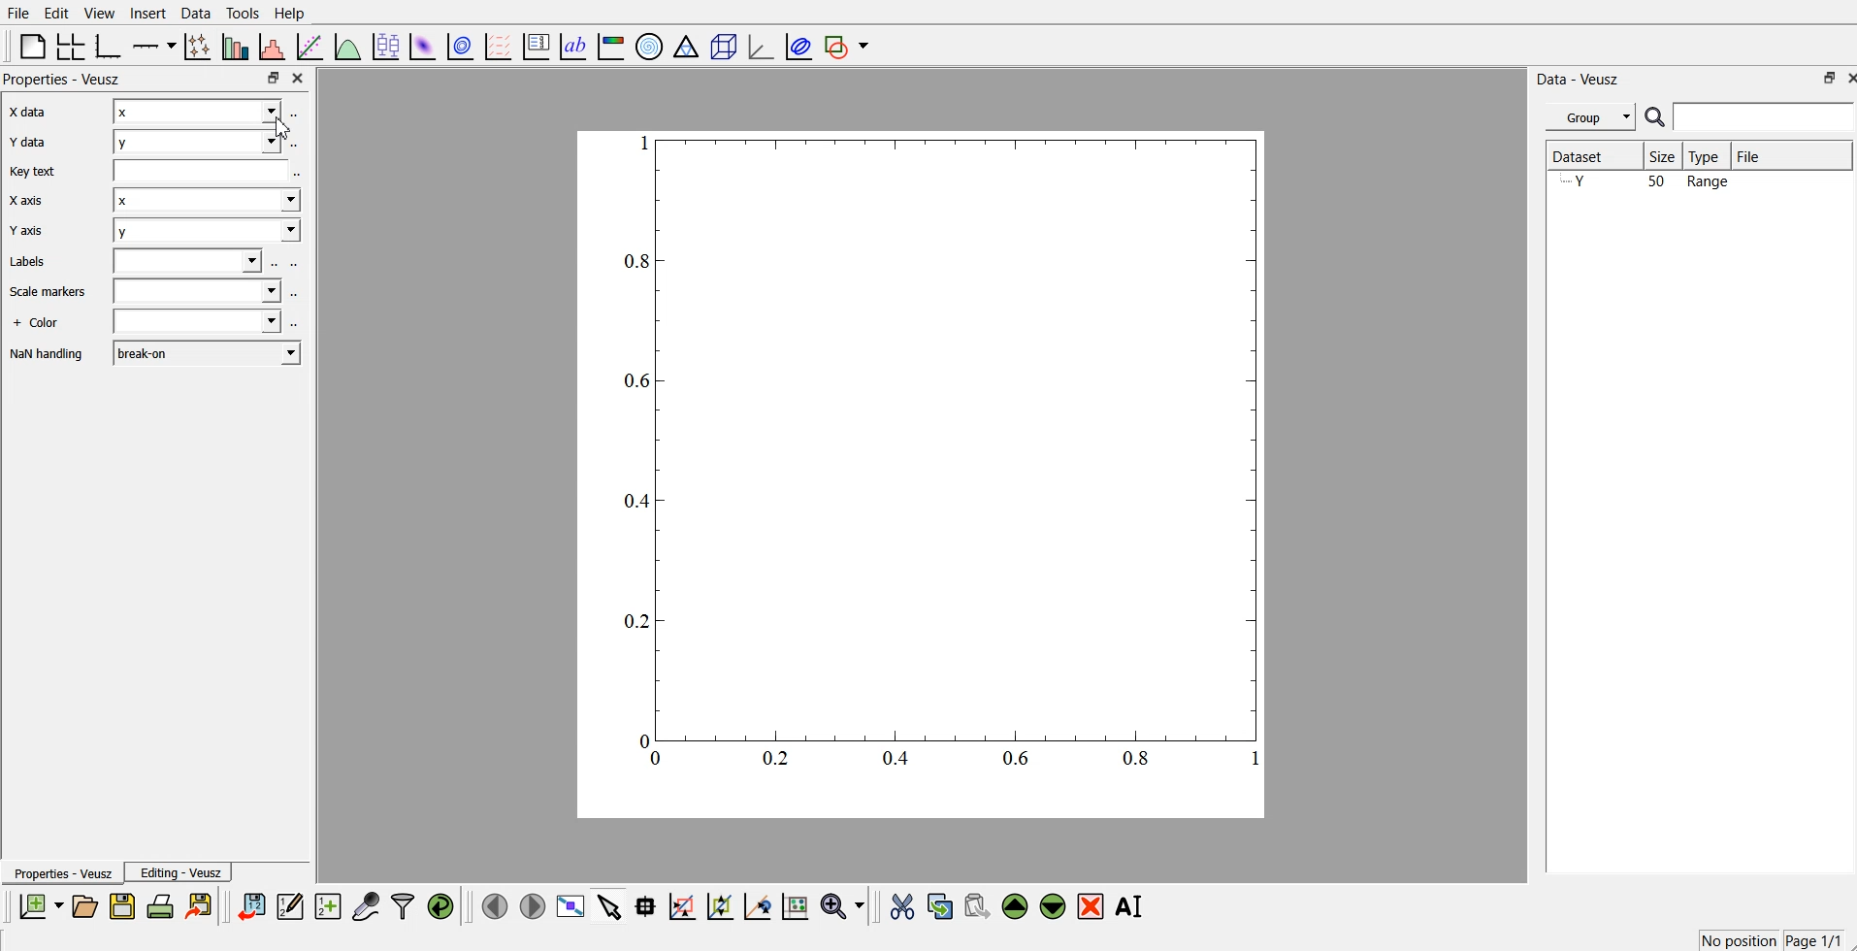  I want to click on x, so click(208, 203).